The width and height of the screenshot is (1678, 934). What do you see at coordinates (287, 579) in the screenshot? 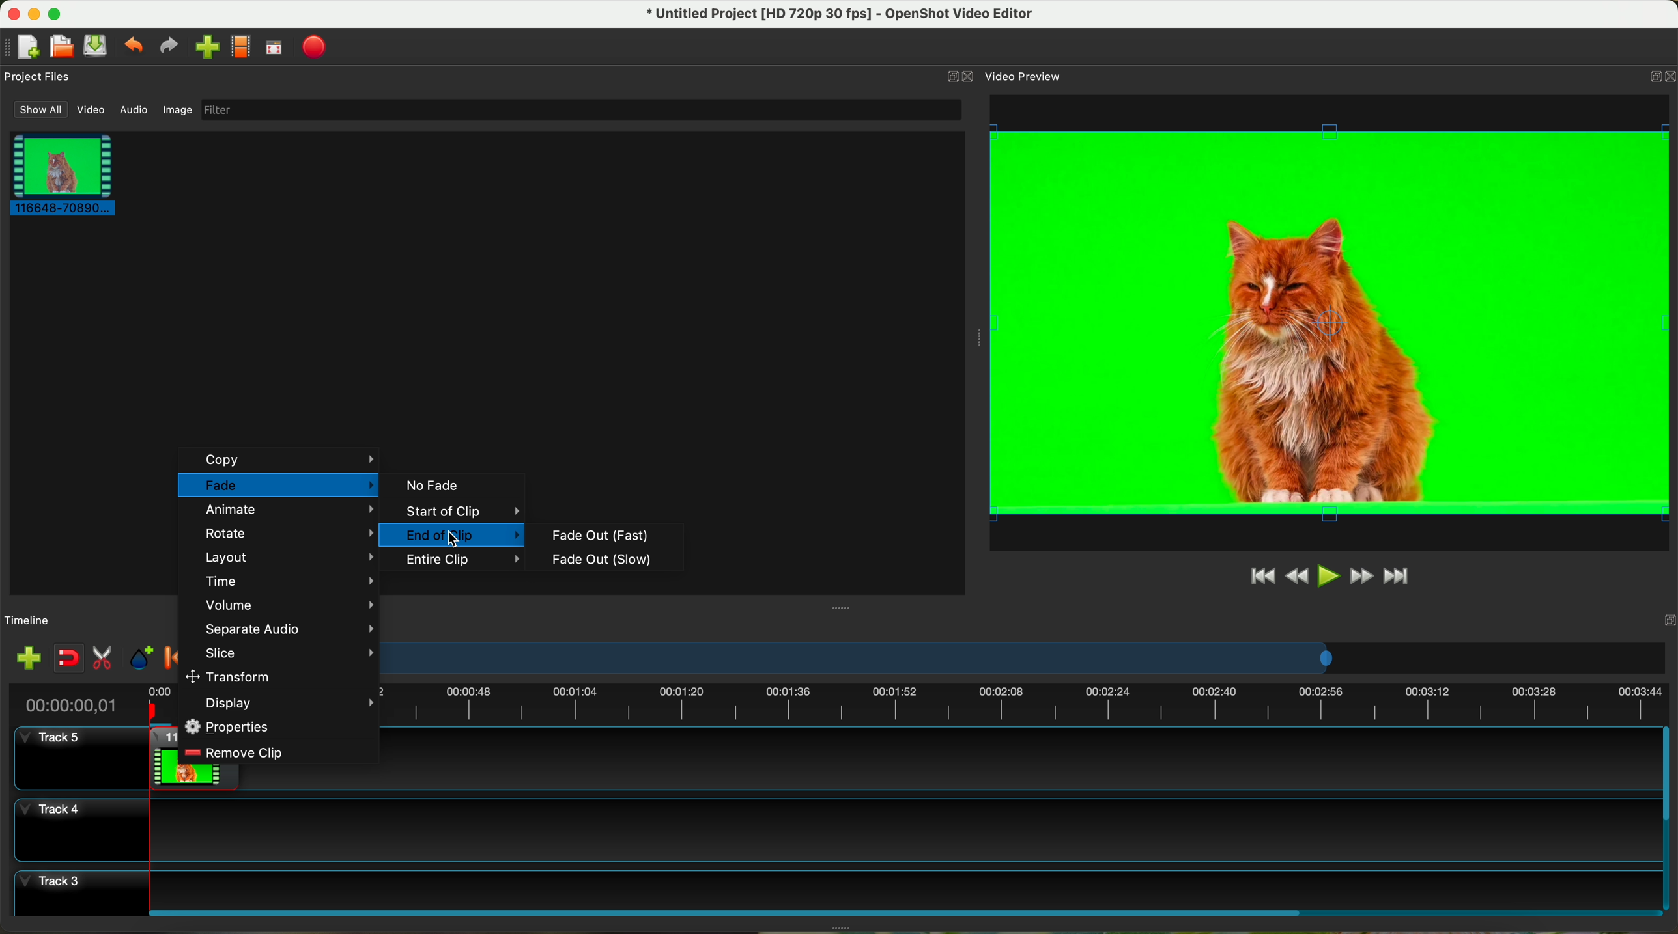
I see `time` at bounding box center [287, 579].